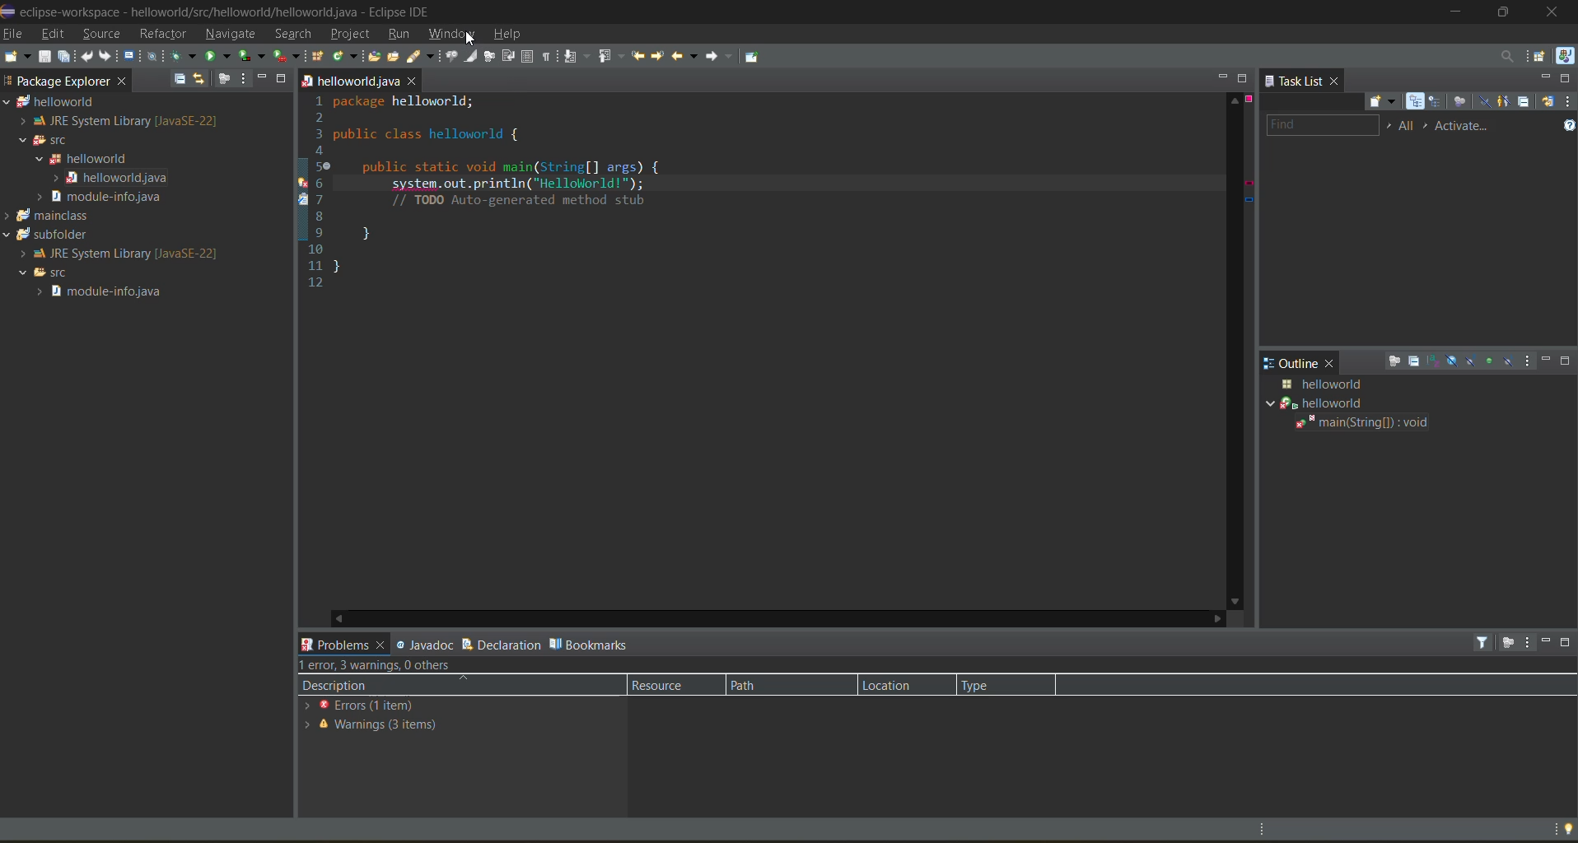  I want to click on minimize, so click(1456, 12).